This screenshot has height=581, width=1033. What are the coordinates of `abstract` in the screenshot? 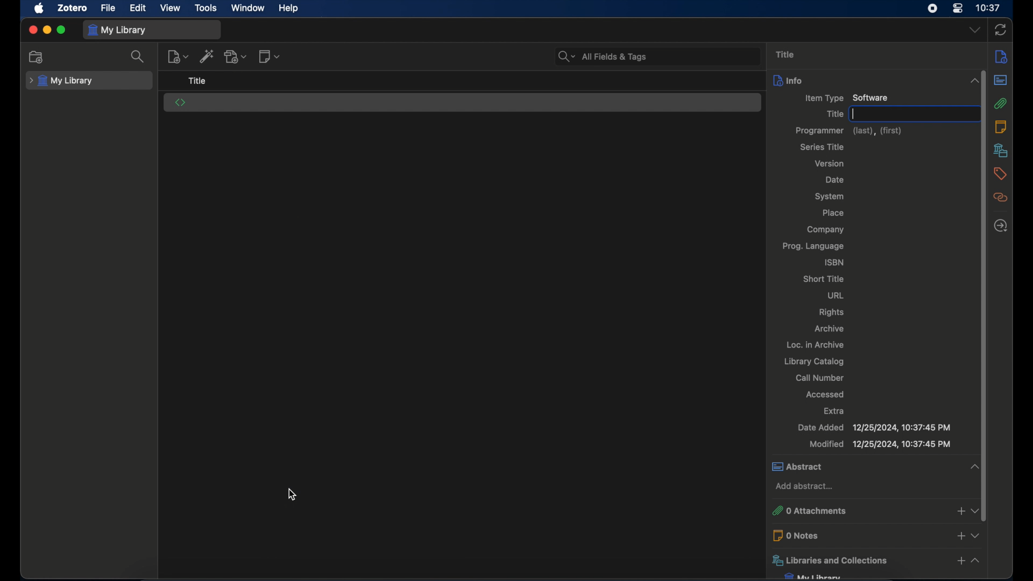 It's located at (1001, 81).